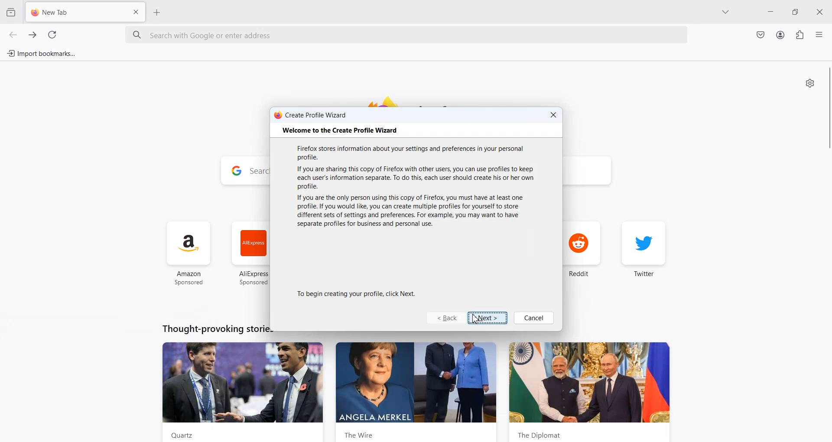  What do you see at coordinates (32, 35) in the screenshot?
I see `Go forward one page` at bounding box center [32, 35].